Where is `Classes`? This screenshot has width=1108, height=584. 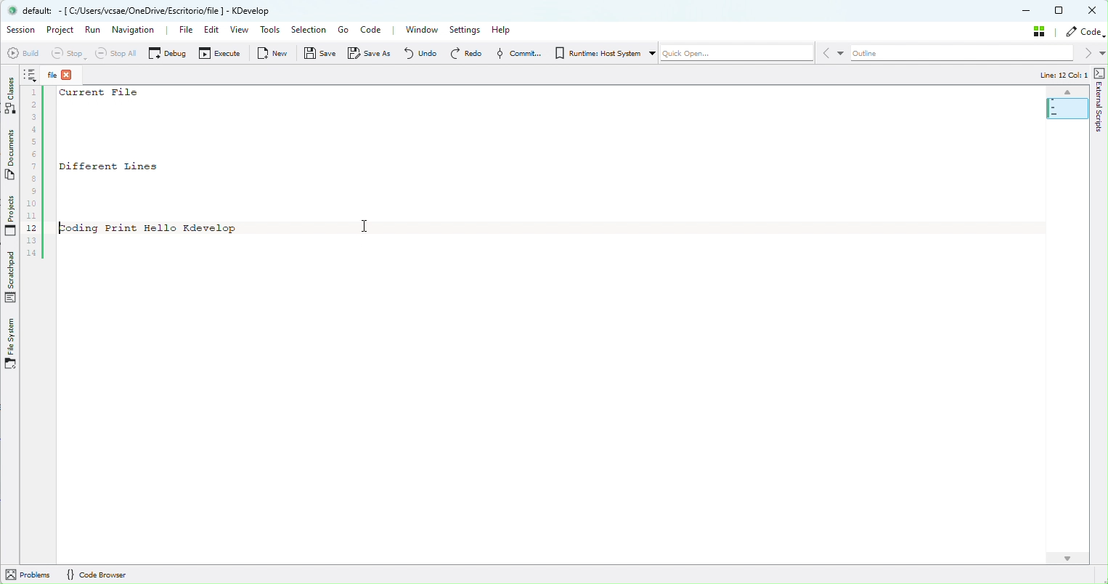 Classes is located at coordinates (9, 96).